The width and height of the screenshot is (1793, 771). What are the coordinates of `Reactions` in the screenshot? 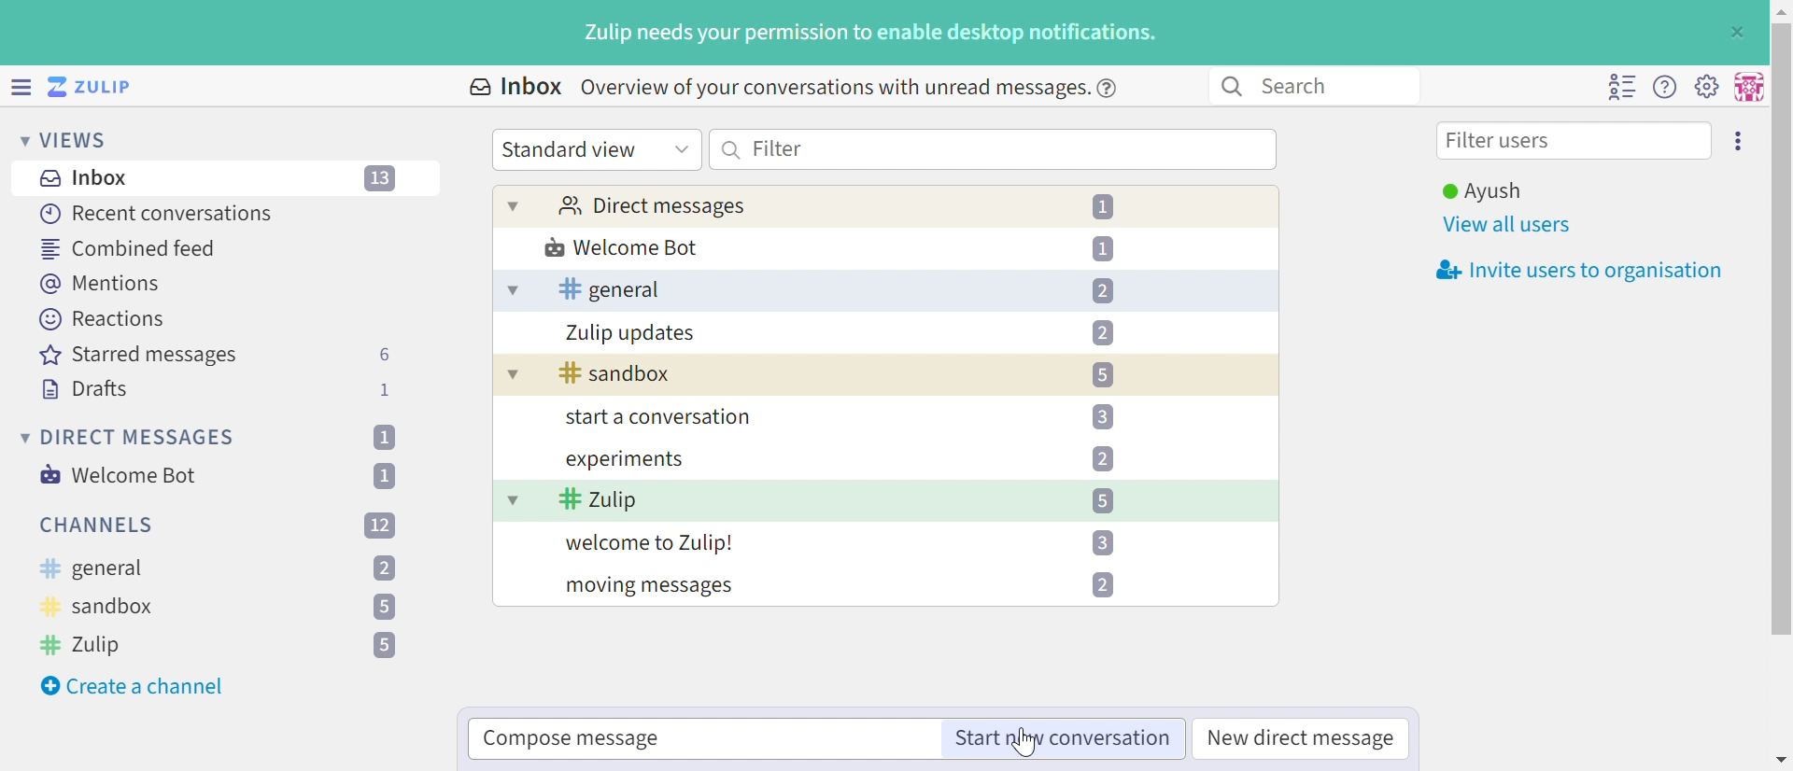 It's located at (102, 319).